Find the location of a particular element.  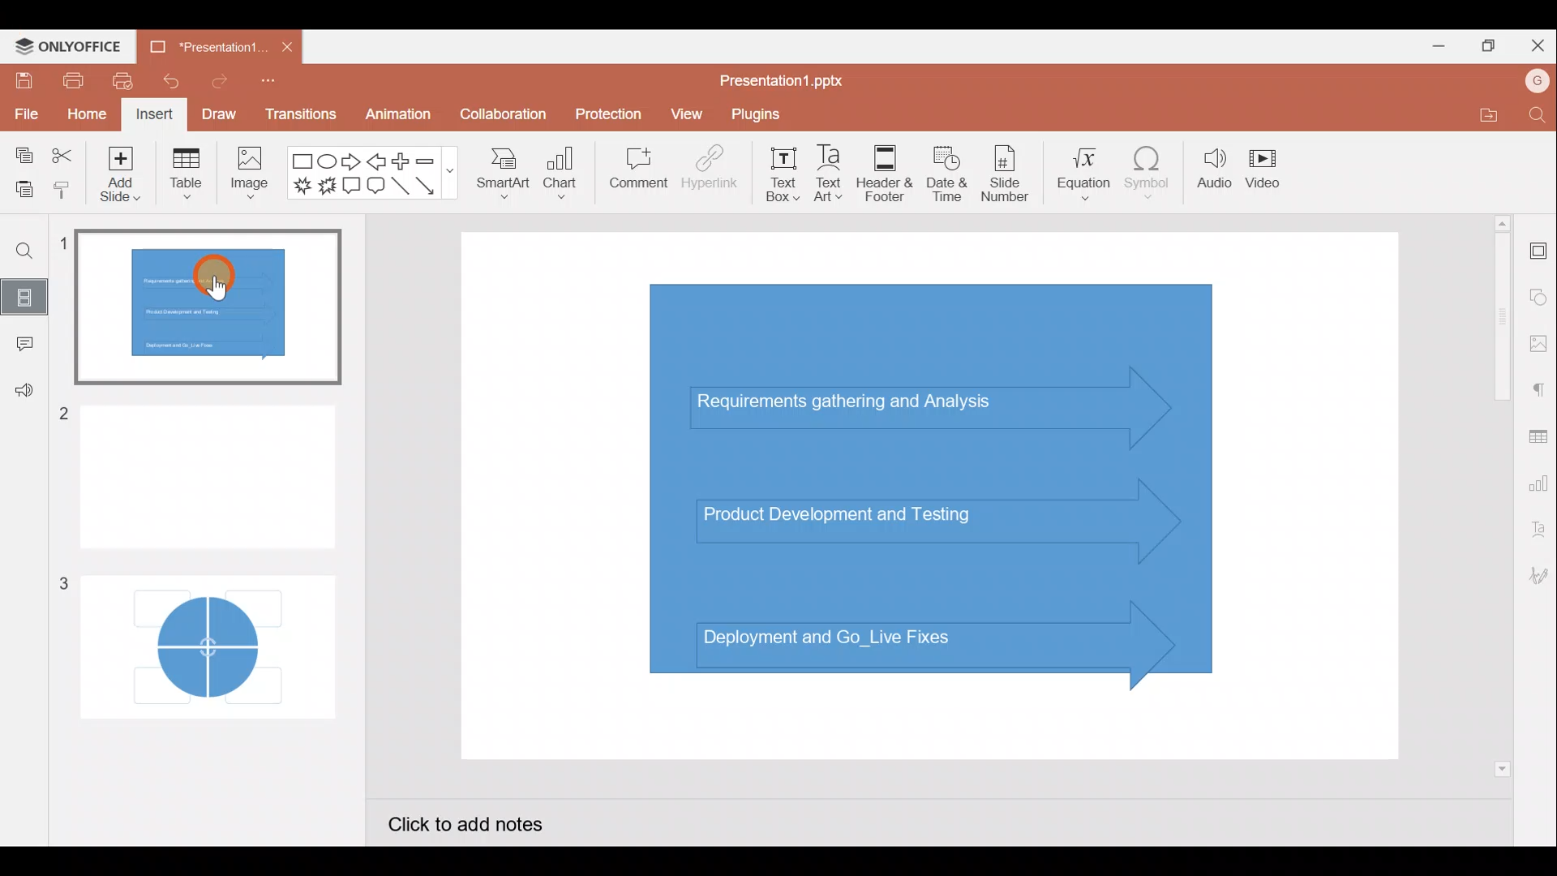

SmartArt is located at coordinates (503, 179).